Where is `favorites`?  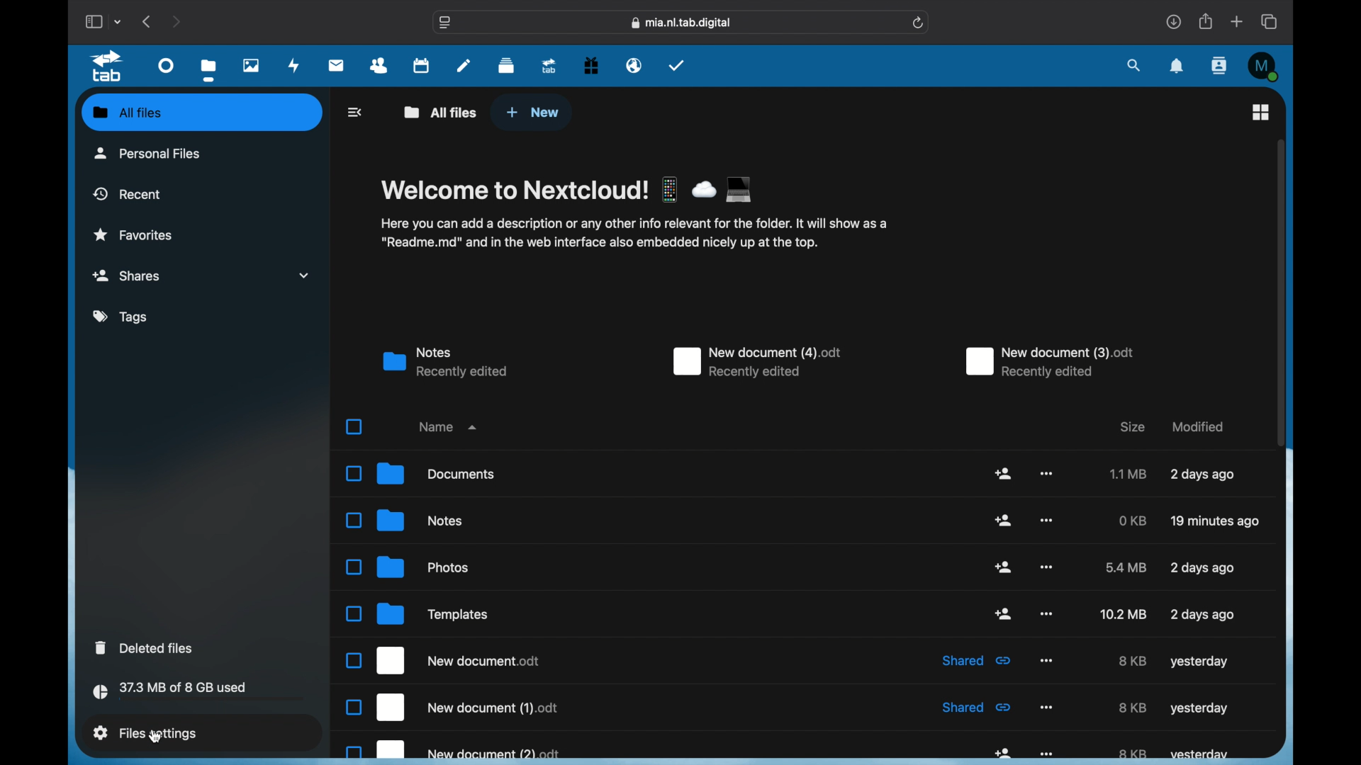
favorites is located at coordinates (133, 235).